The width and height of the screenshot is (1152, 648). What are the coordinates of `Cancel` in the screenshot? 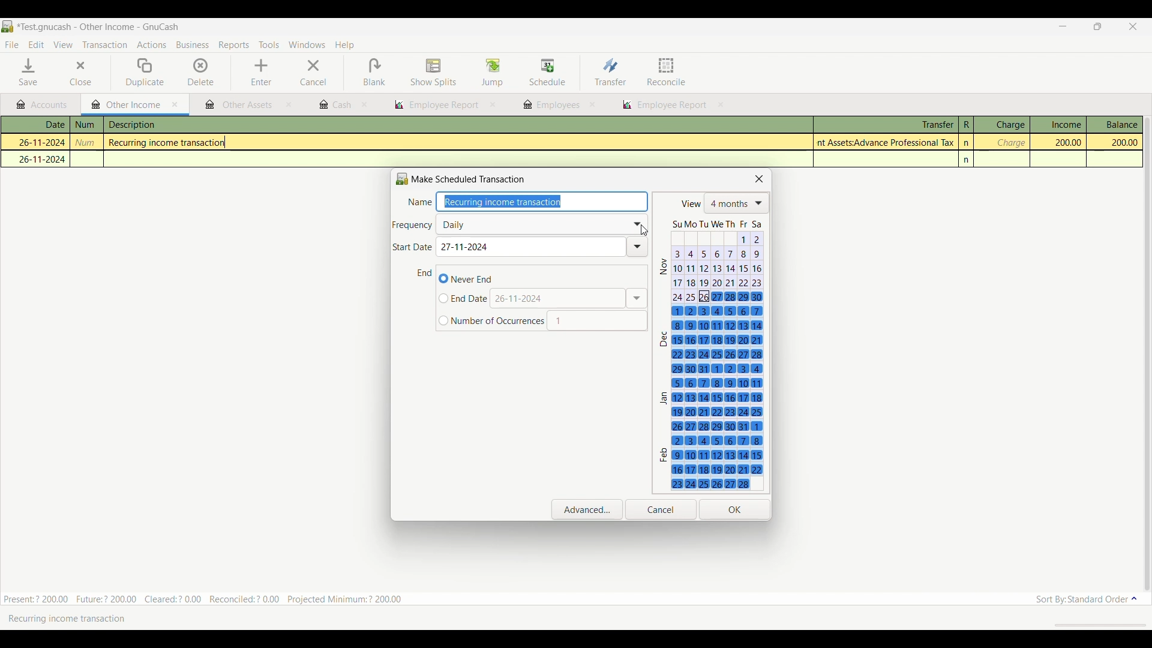 It's located at (313, 73).